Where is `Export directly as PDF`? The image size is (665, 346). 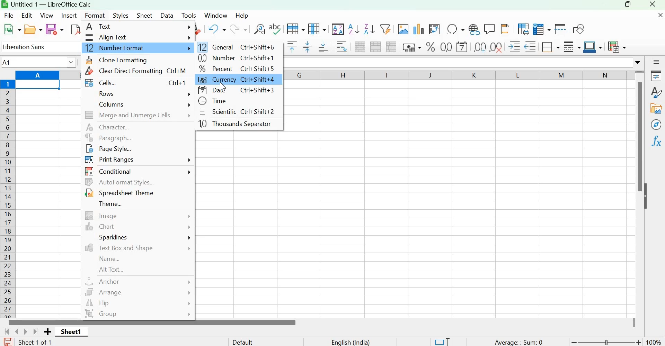 Export directly as PDF is located at coordinates (75, 30).